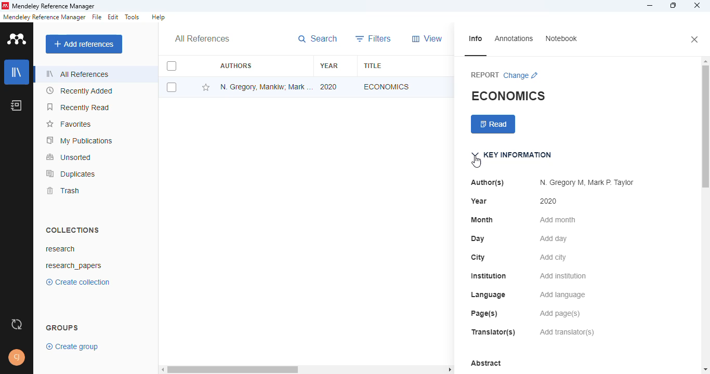  Describe the element at coordinates (514, 39) in the screenshot. I see `annotations` at that location.